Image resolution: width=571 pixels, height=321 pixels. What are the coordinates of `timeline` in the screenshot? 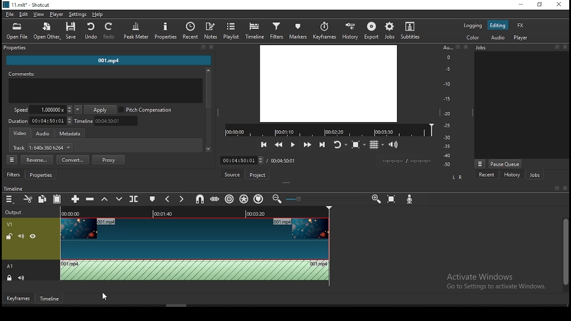 It's located at (51, 298).